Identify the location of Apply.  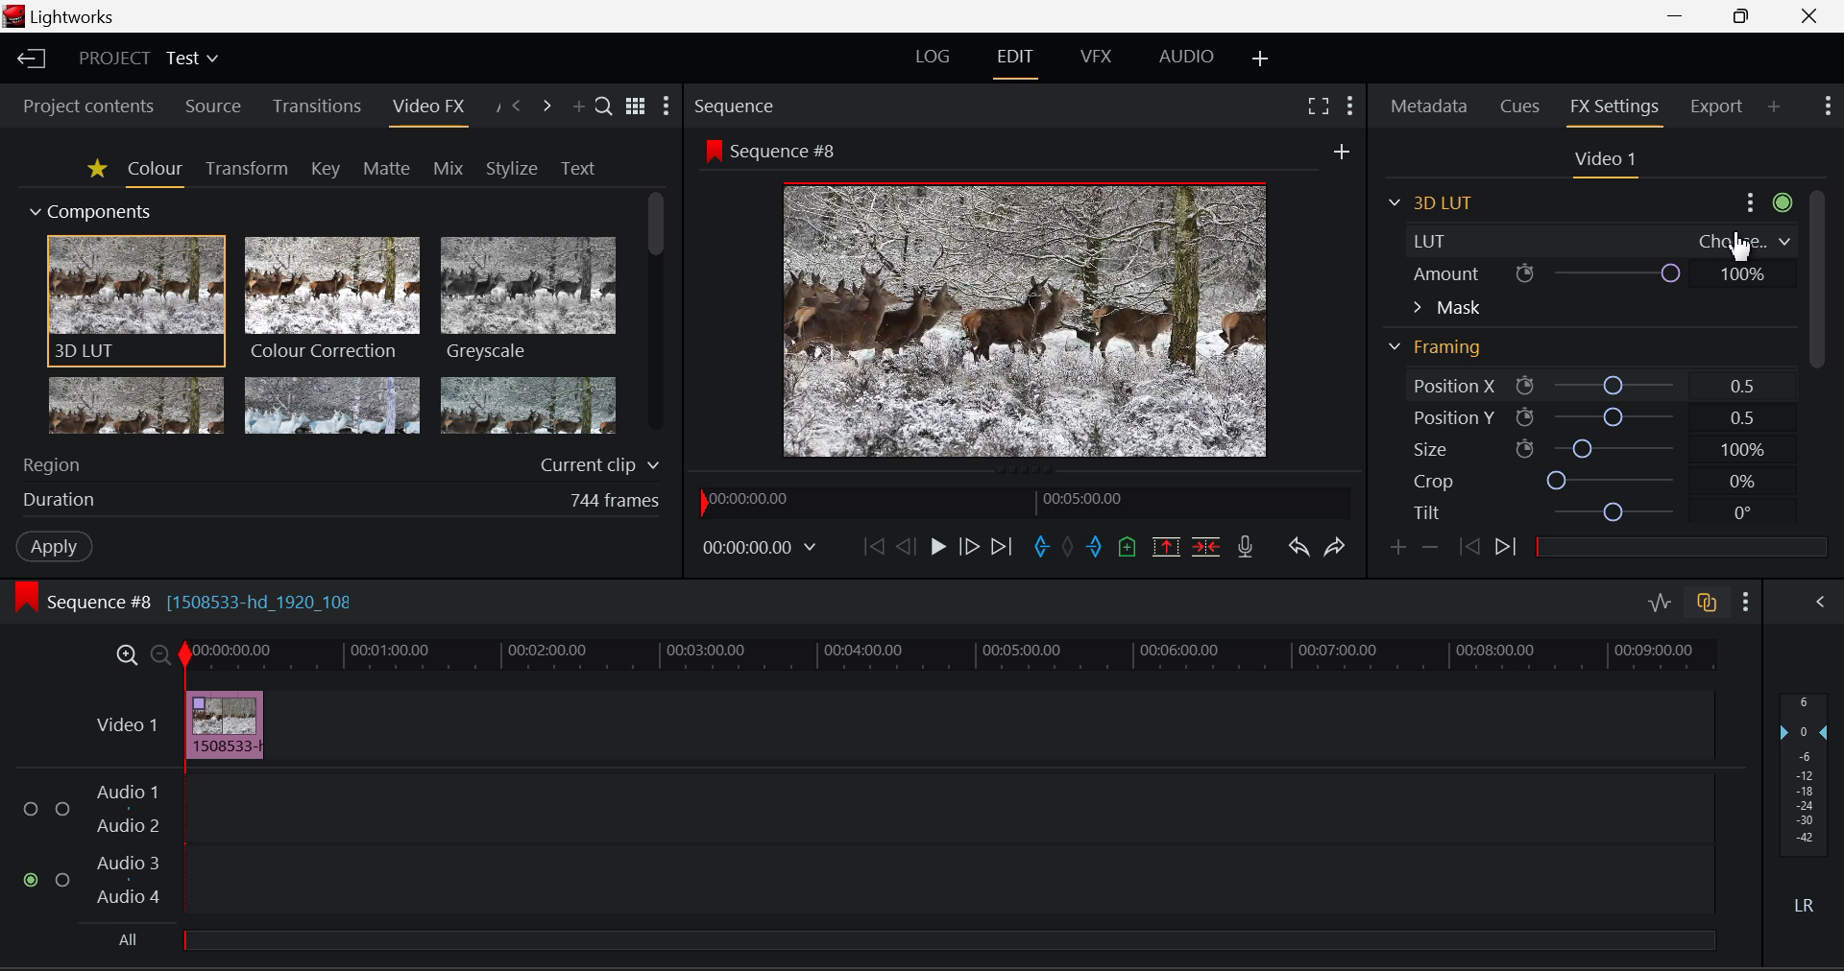
(51, 547).